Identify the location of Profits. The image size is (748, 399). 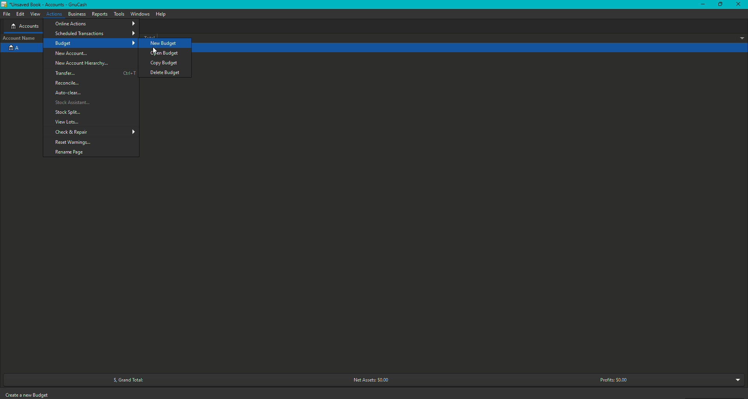
(616, 380).